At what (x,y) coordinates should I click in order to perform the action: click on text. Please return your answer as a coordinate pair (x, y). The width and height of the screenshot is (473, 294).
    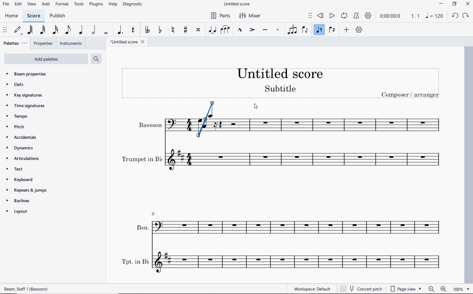
    Looking at the image, I should click on (15, 169).